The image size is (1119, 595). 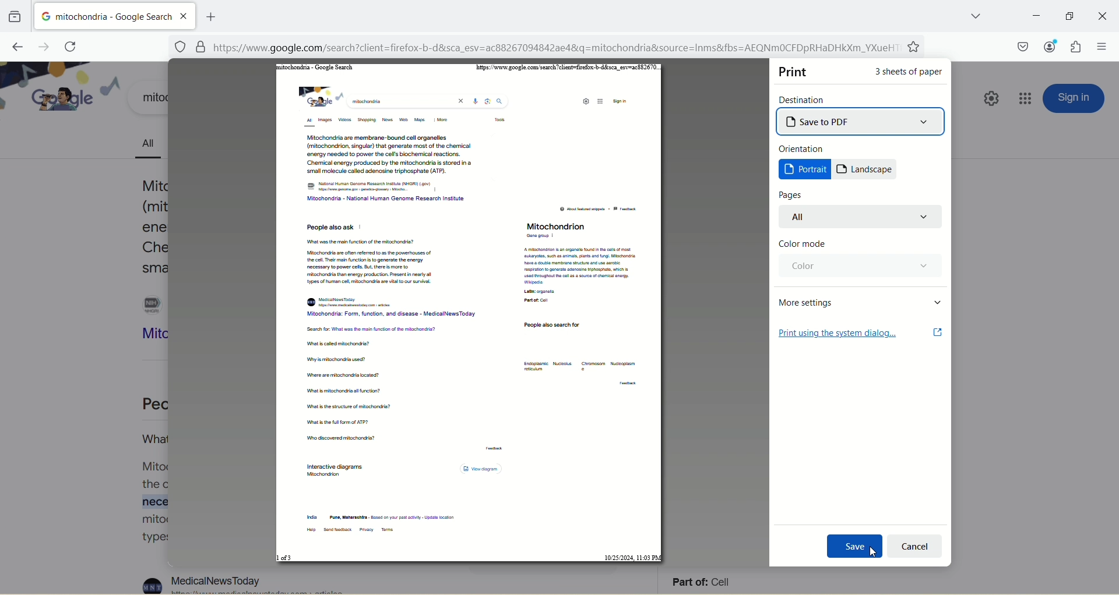 What do you see at coordinates (210, 15) in the screenshot?
I see `add new tab` at bounding box center [210, 15].